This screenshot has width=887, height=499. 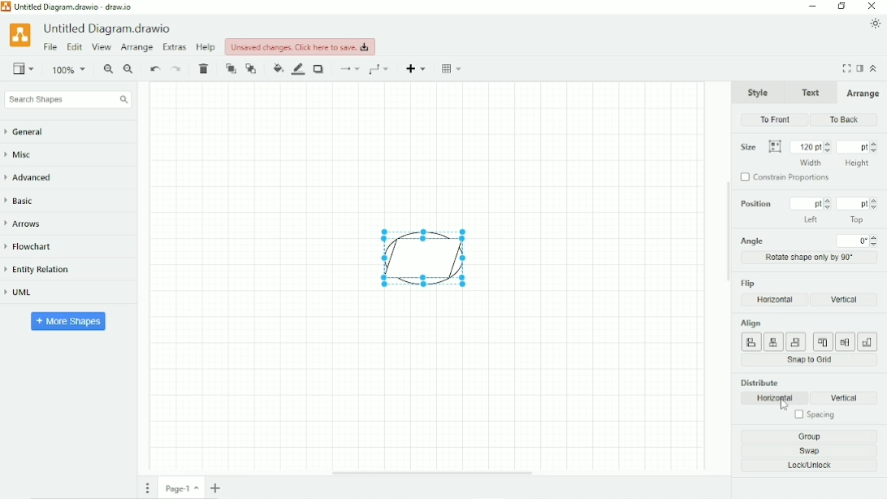 I want to click on Snap to grid, so click(x=810, y=360).